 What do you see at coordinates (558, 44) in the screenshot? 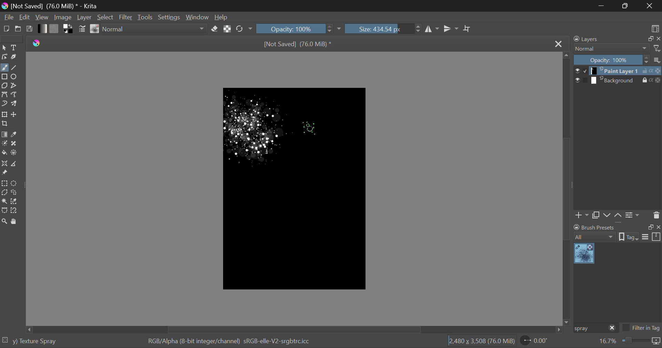
I see `Close` at bounding box center [558, 44].